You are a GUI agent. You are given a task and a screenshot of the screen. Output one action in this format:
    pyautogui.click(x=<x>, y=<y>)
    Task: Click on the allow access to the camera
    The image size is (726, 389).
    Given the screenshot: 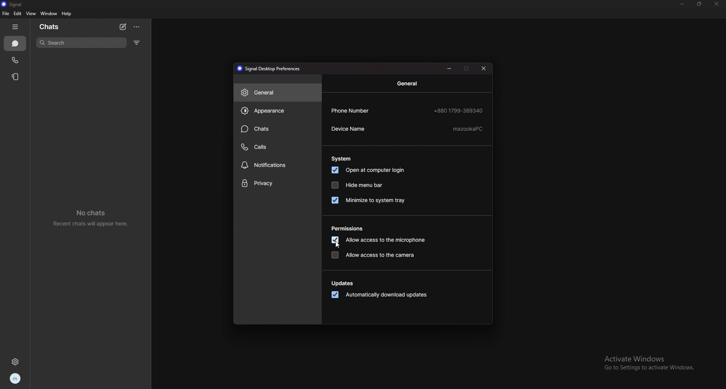 What is the action you would take?
    pyautogui.click(x=374, y=255)
    